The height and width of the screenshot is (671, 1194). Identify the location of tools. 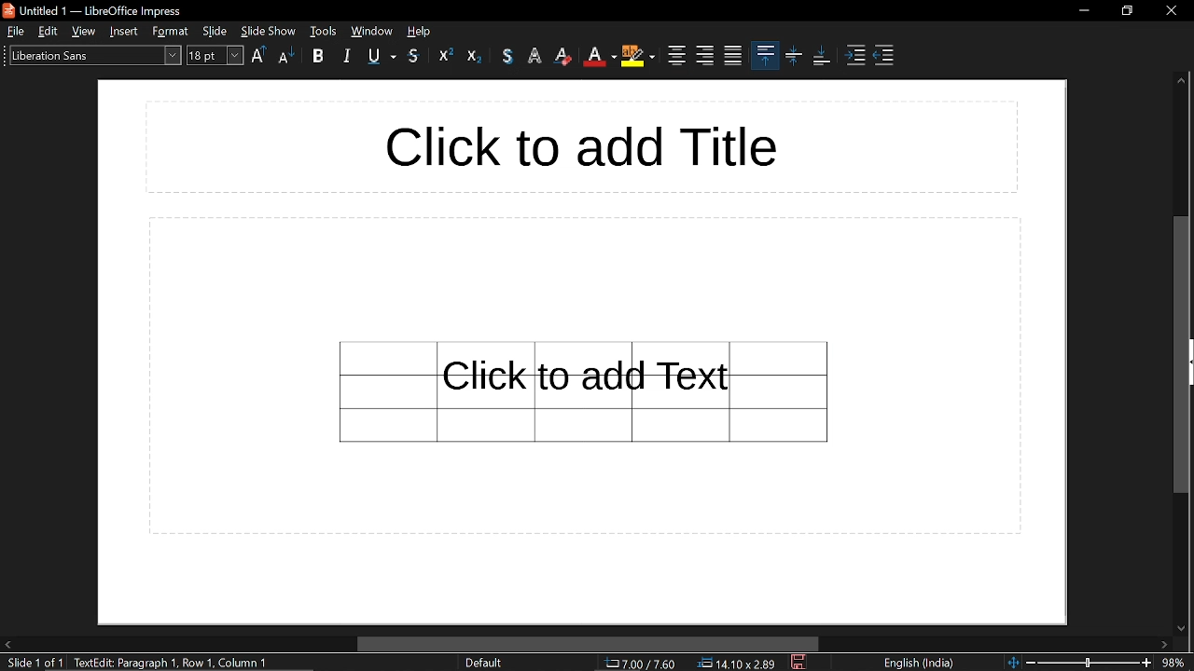
(371, 31).